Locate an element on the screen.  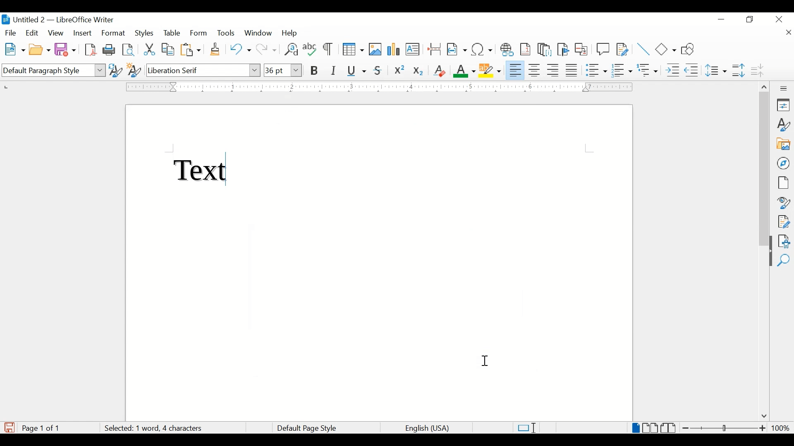
styles is located at coordinates (145, 33).